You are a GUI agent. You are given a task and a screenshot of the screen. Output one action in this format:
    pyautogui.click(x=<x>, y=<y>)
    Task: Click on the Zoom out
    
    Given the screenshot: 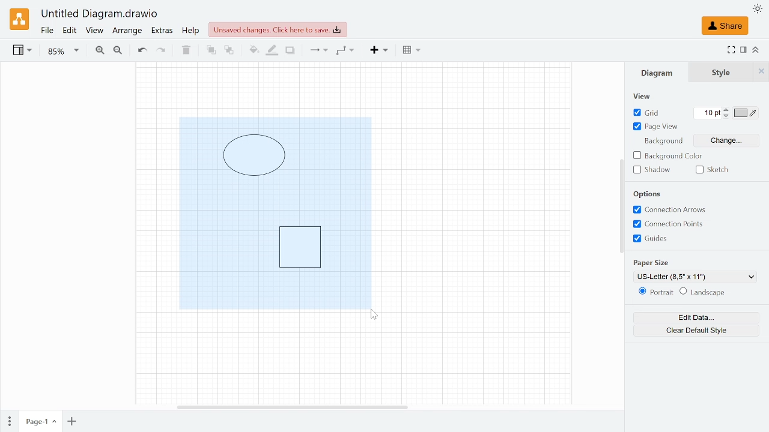 What is the action you would take?
    pyautogui.click(x=118, y=51)
    